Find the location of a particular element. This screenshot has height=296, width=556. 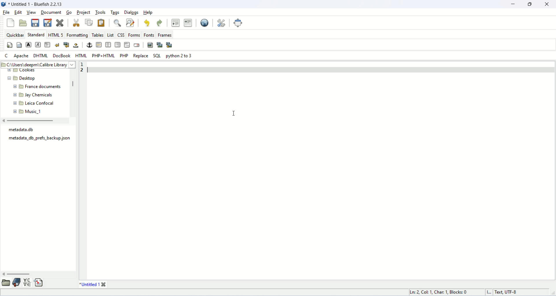

snippets is located at coordinates (39, 283).